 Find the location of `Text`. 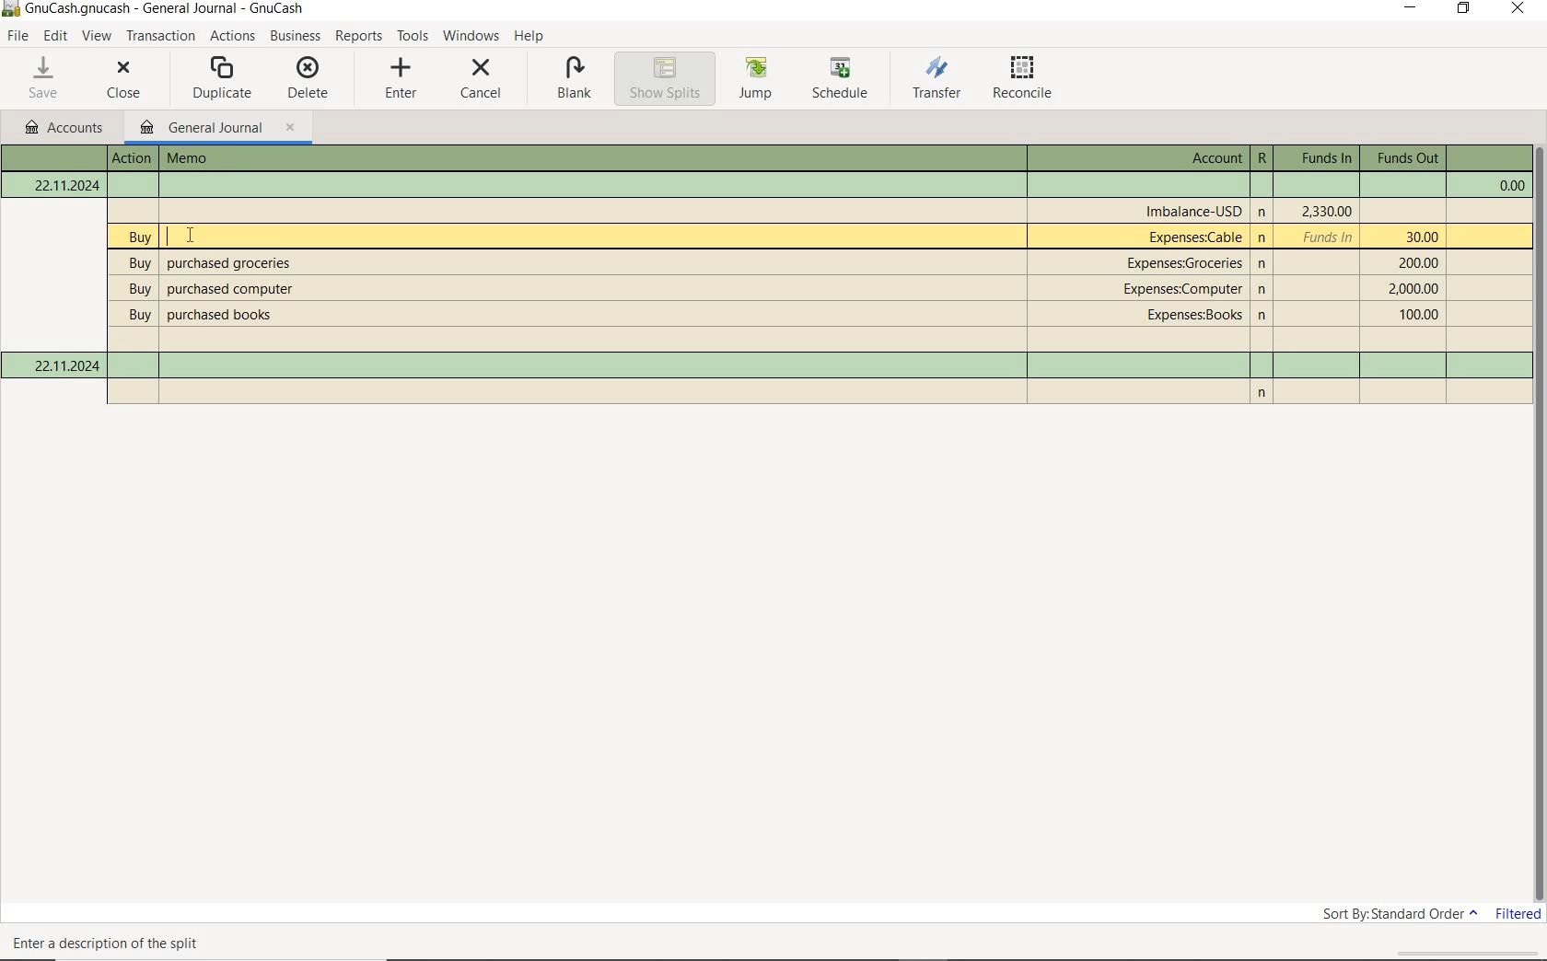

Text is located at coordinates (777, 263).